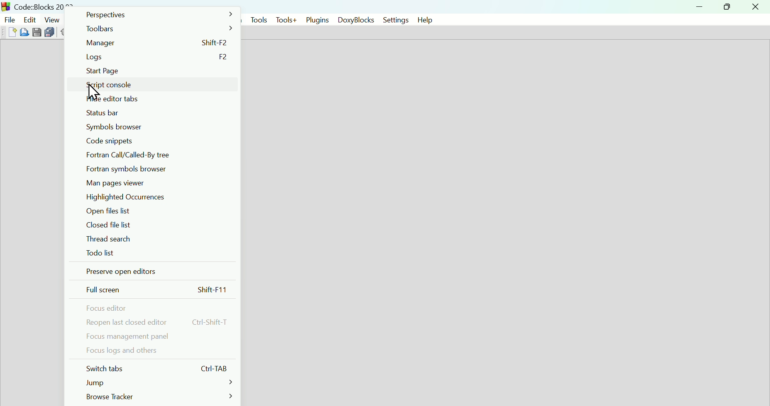 Image resolution: width=770 pixels, height=406 pixels. I want to click on Cursor, so click(94, 93).